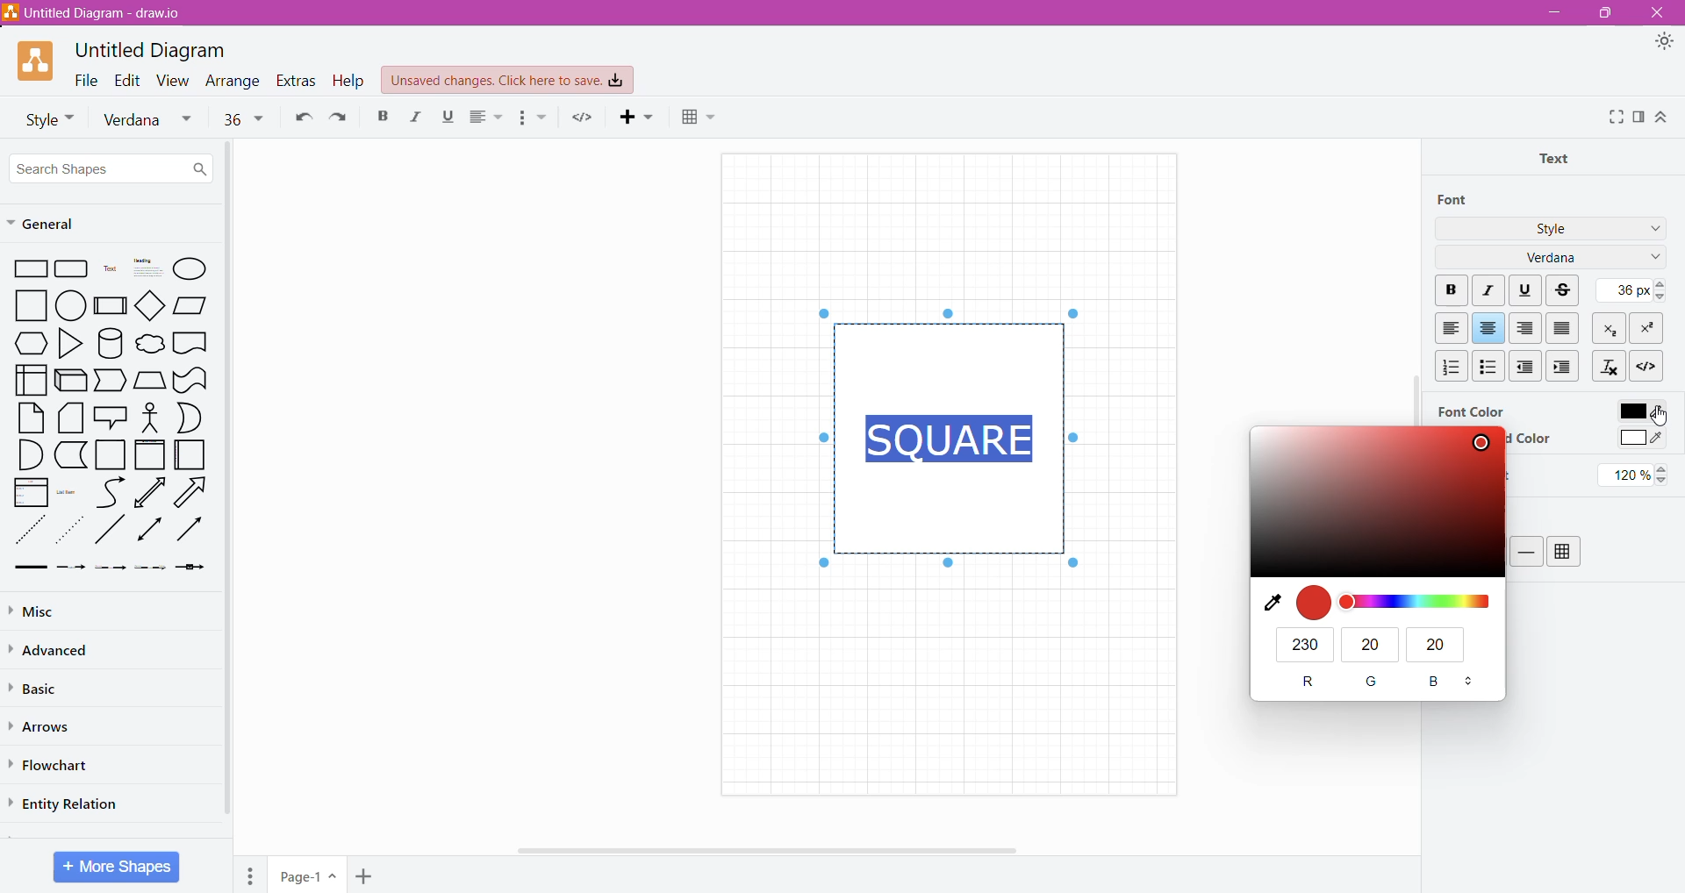 Image resolution: width=1685 pixels, height=893 pixels. Describe the element at coordinates (366, 877) in the screenshot. I see `Add Pages` at that location.